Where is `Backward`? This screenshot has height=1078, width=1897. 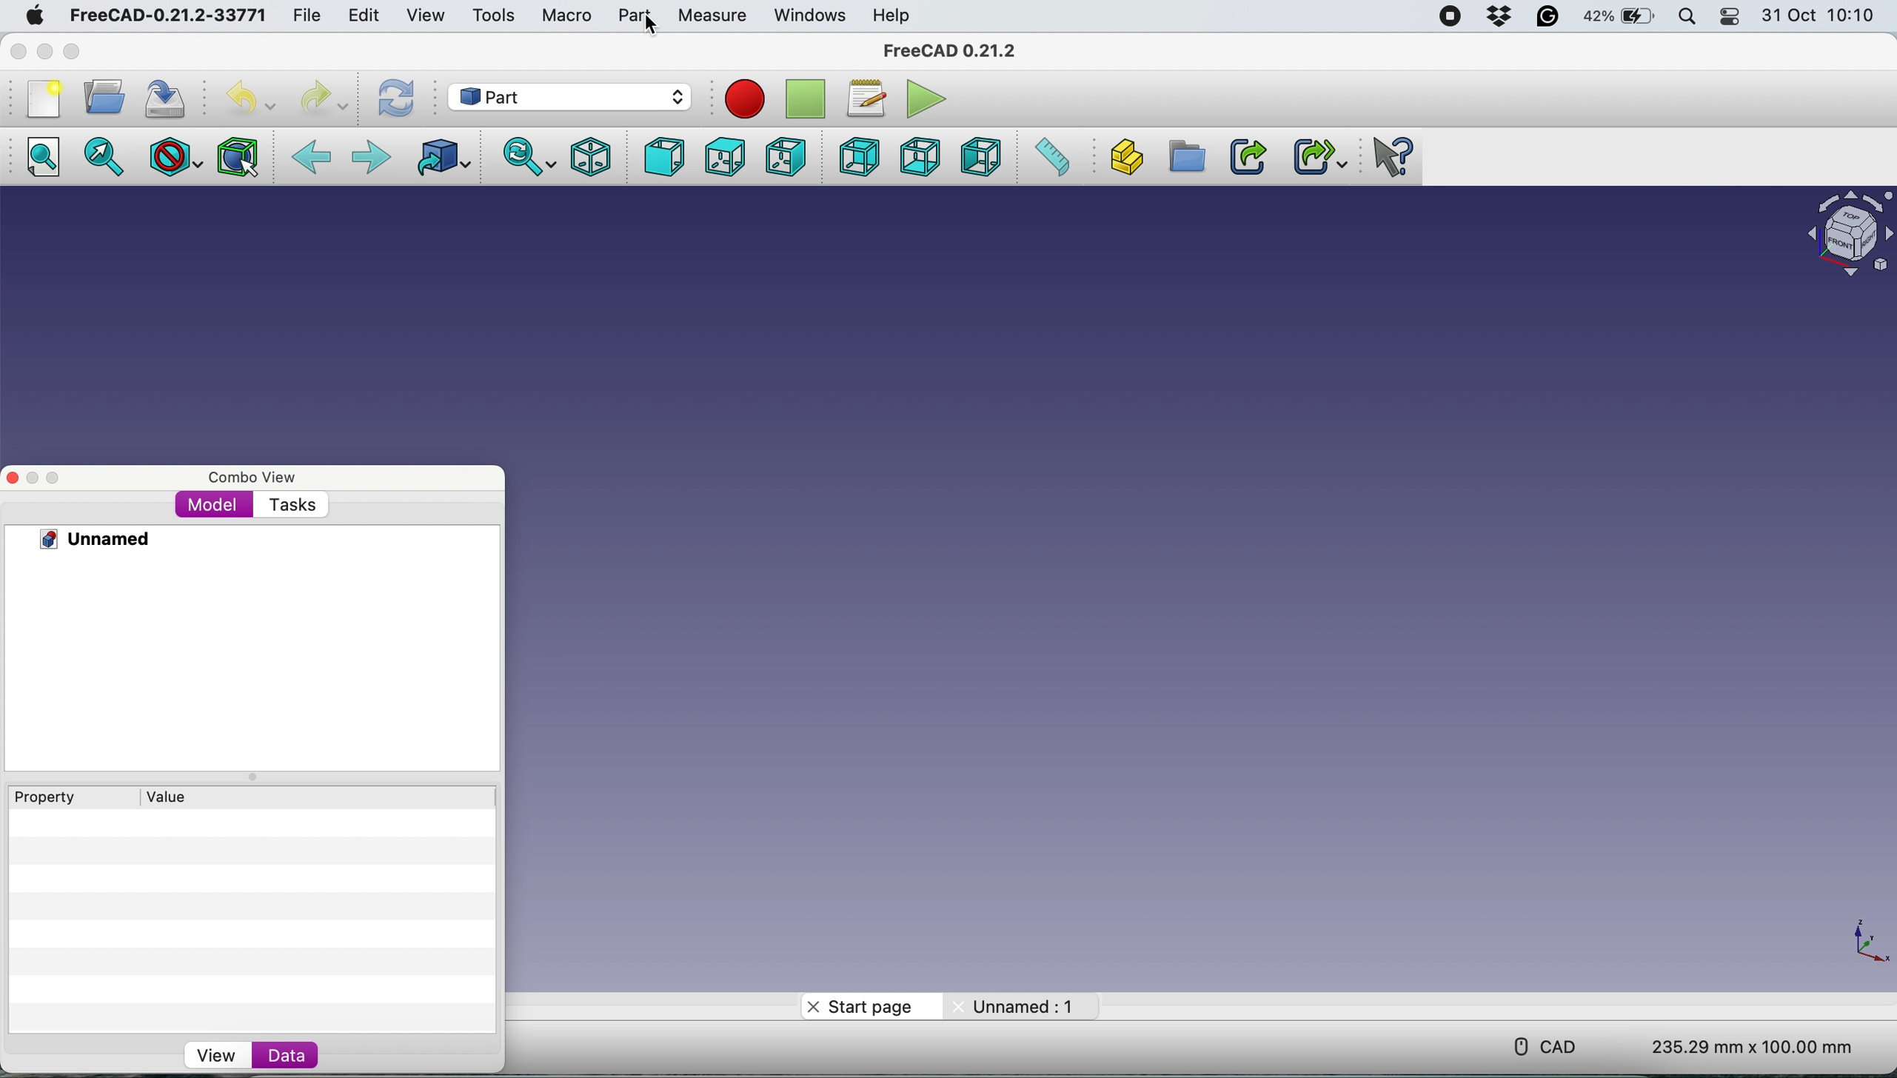 Backward is located at coordinates (313, 155).